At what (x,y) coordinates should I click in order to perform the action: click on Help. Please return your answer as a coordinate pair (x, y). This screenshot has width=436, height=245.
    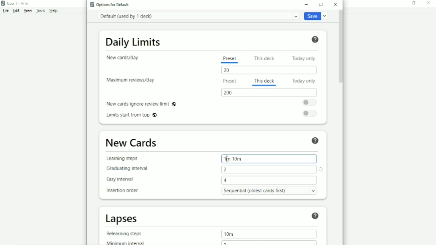
    Looking at the image, I should click on (316, 141).